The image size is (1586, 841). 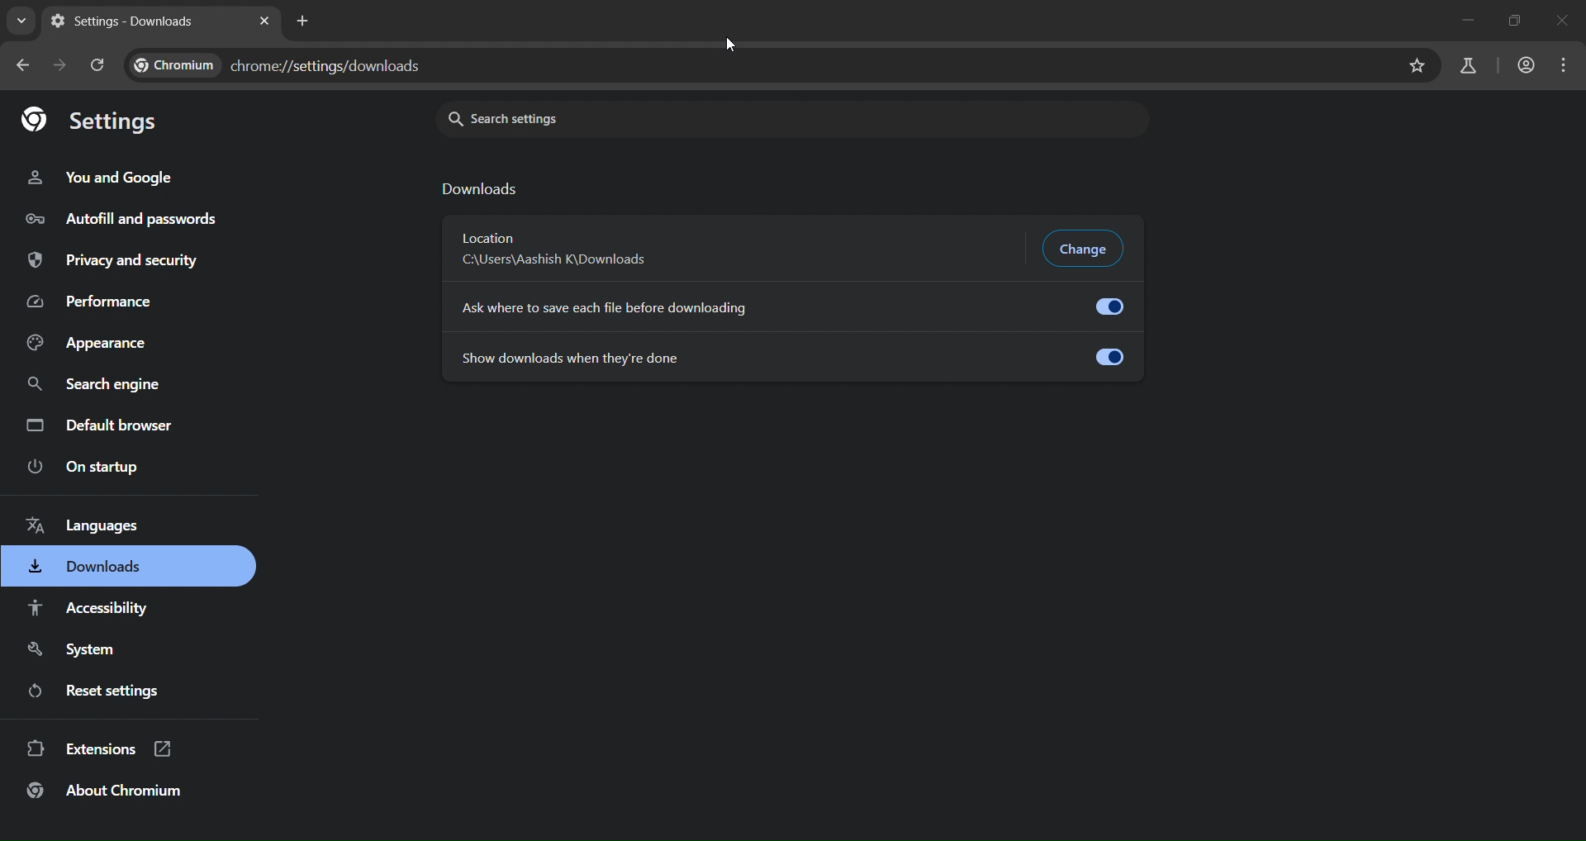 What do you see at coordinates (88, 344) in the screenshot?
I see `appearance` at bounding box center [88, 344].